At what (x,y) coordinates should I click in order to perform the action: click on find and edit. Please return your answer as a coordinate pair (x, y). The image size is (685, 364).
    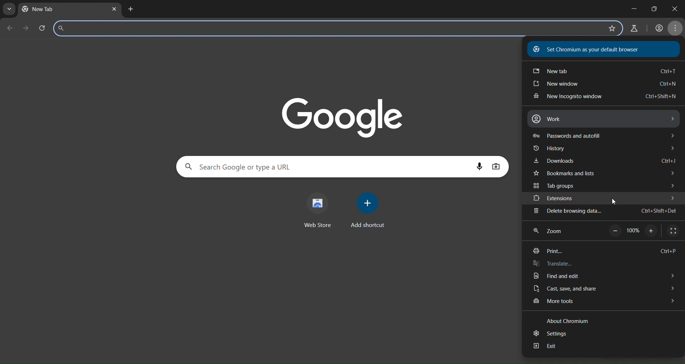
    Looking at the image, I should click on (605, 276).